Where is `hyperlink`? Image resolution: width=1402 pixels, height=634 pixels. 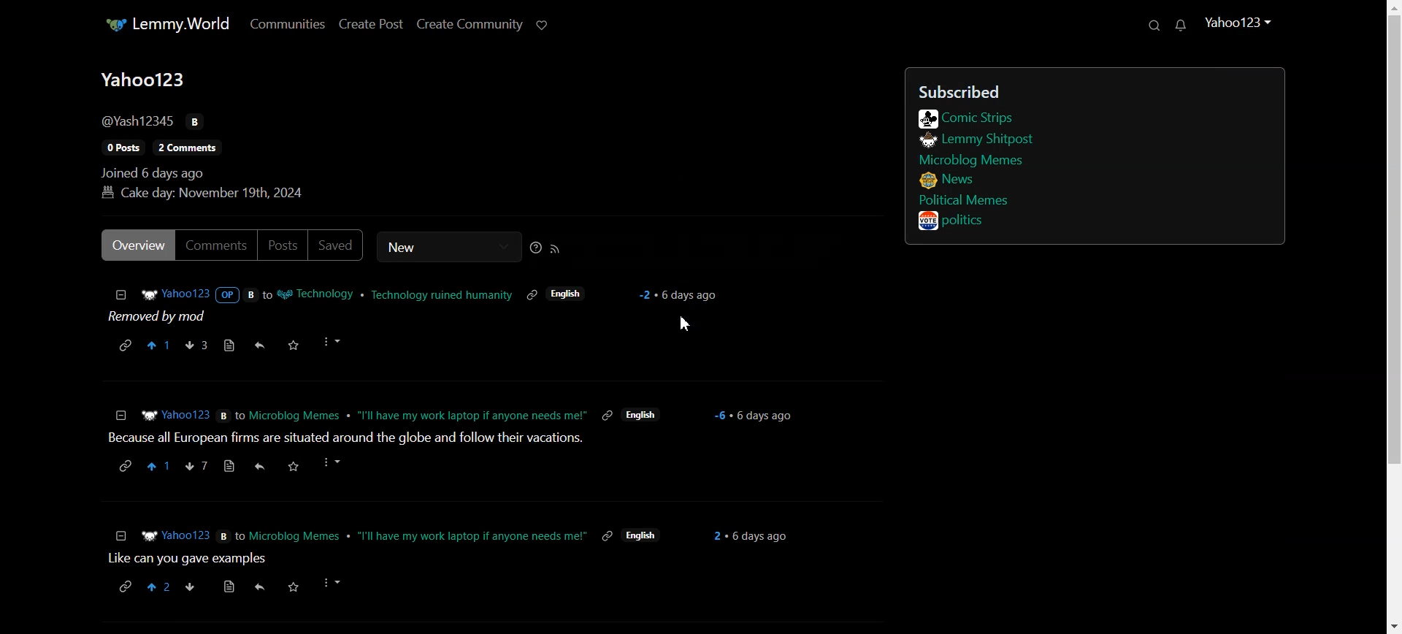 hyperlink is located at coordinates (121, 467).